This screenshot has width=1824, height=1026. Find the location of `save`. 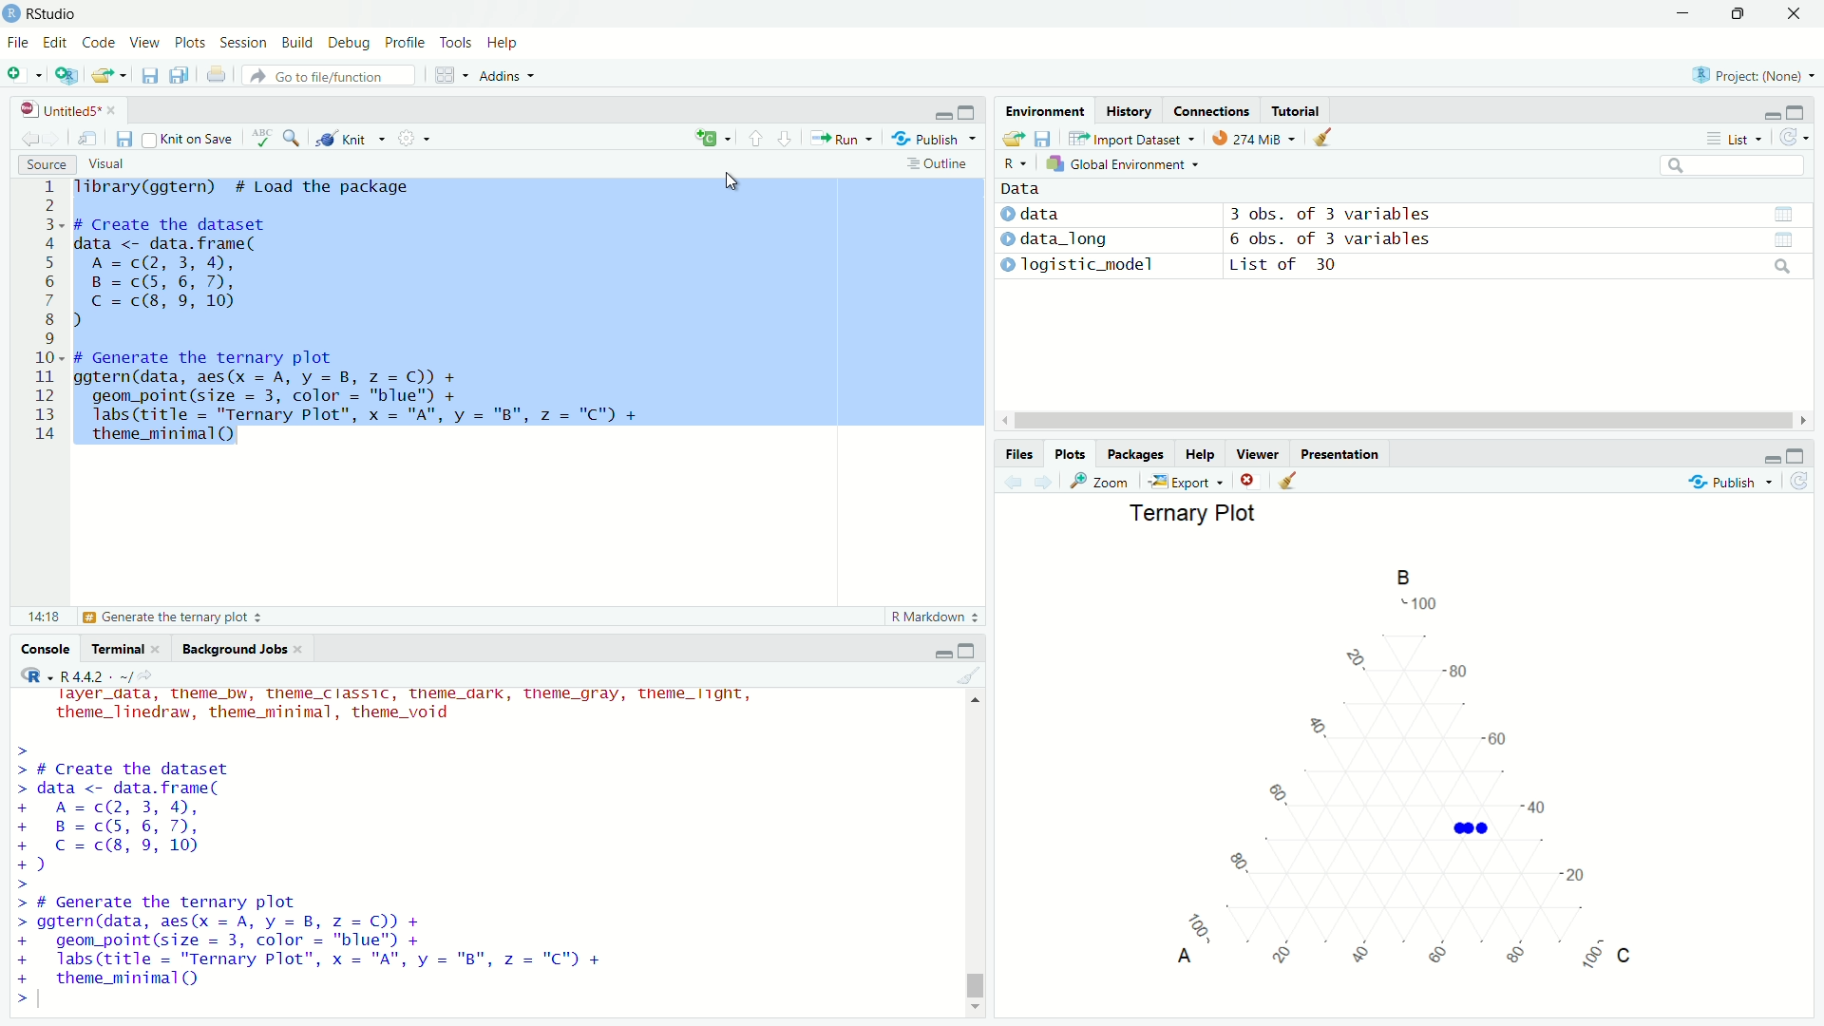

save is located at coordinates (1046, 136).